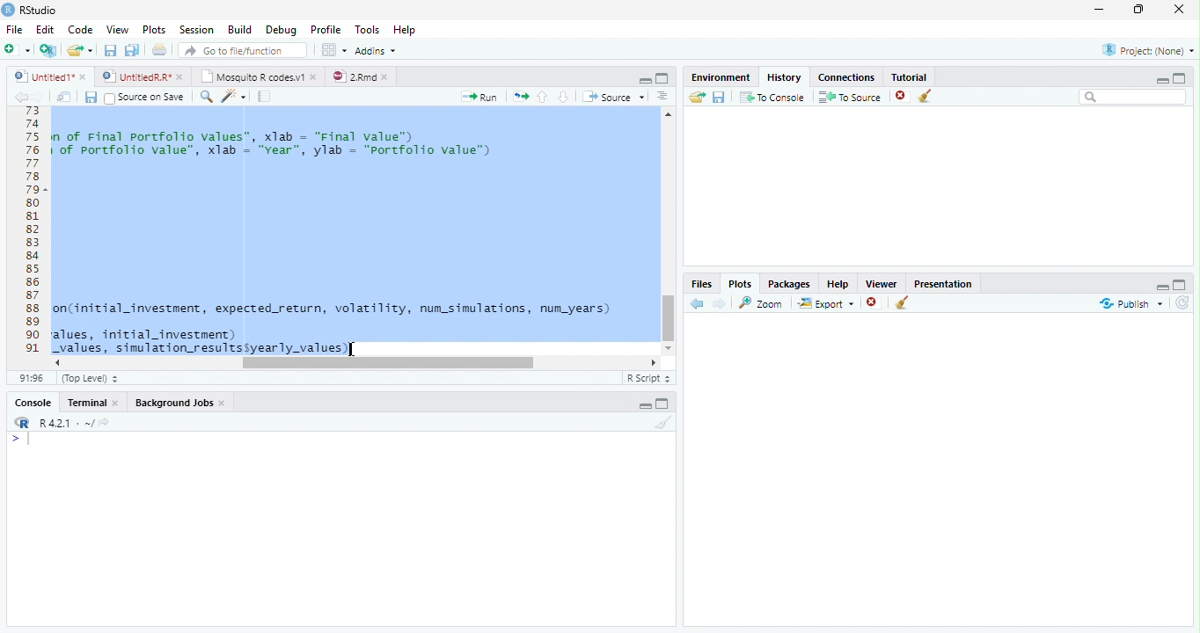  I want to click on Background Jobs., so click(181, 402).